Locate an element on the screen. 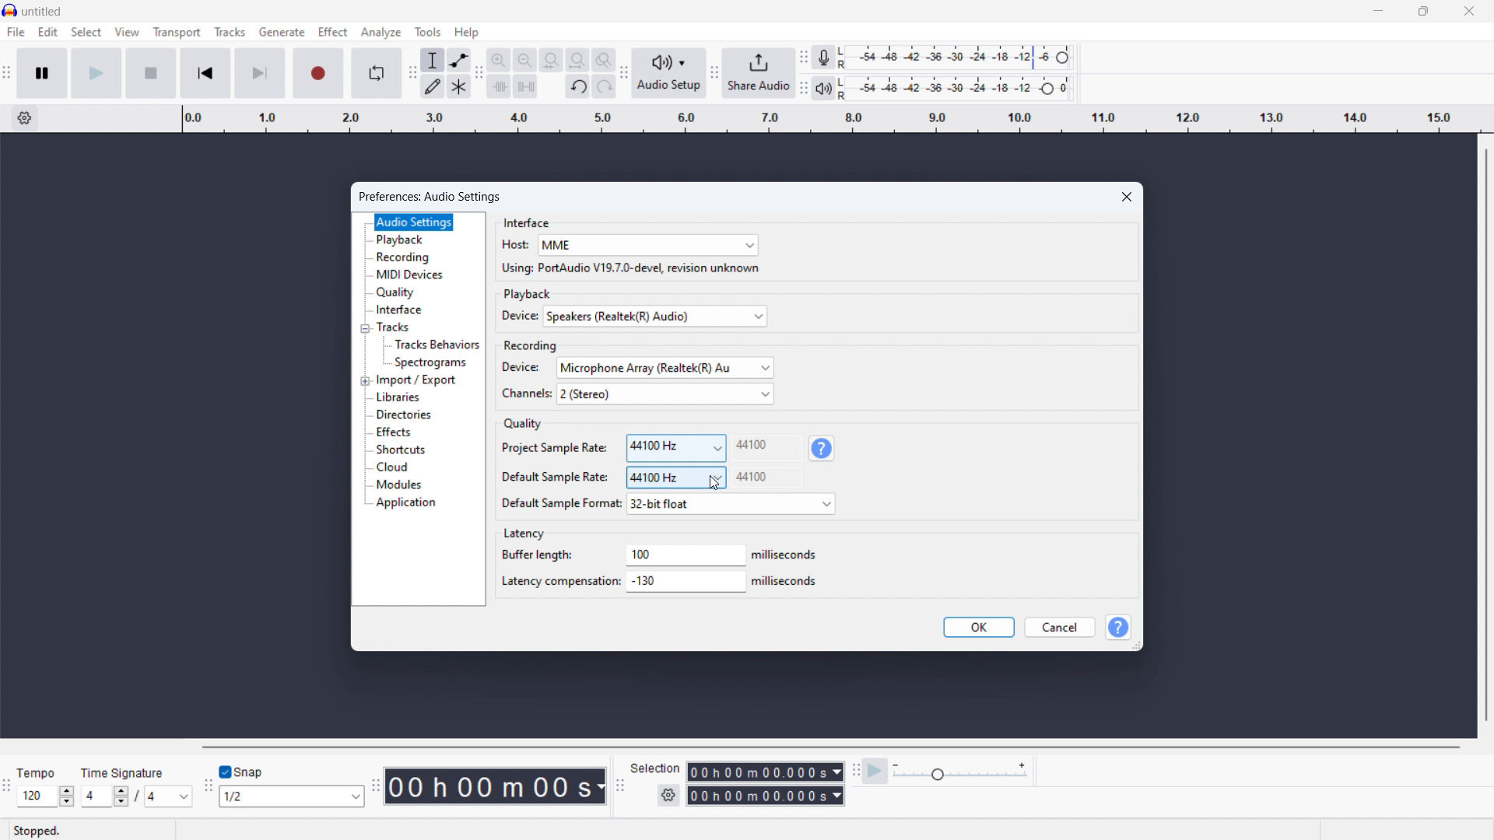 The height and width of the screenshot is (840, 1494). set time signature is located at coordinates (135, 796).